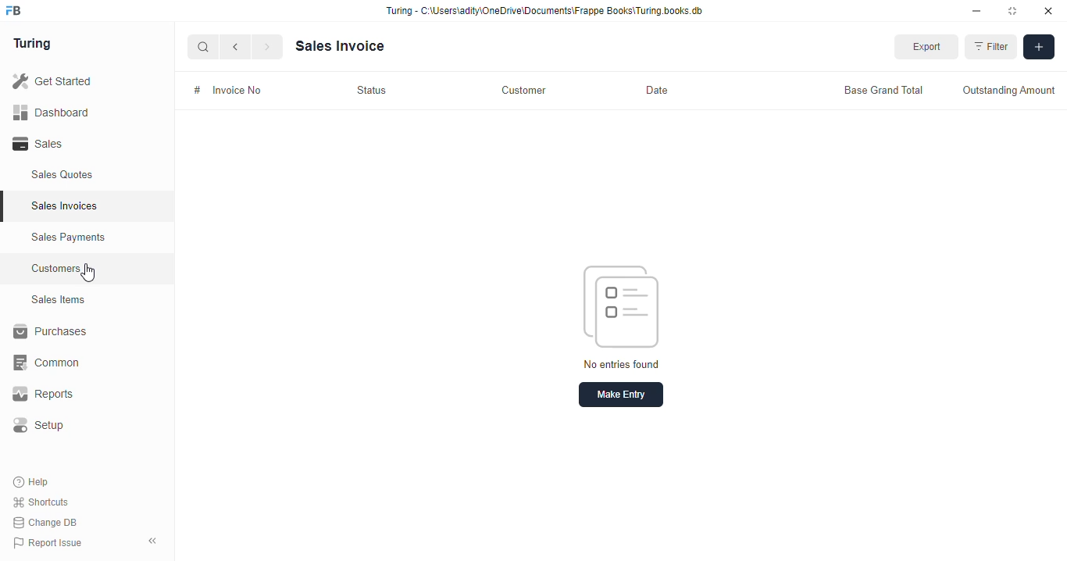 Image resolution: width=1067 pixels, height=561 pixels. Describe the element at coordinates (877, 88) in the screenshot. I see `Base Grand Total` at that location.